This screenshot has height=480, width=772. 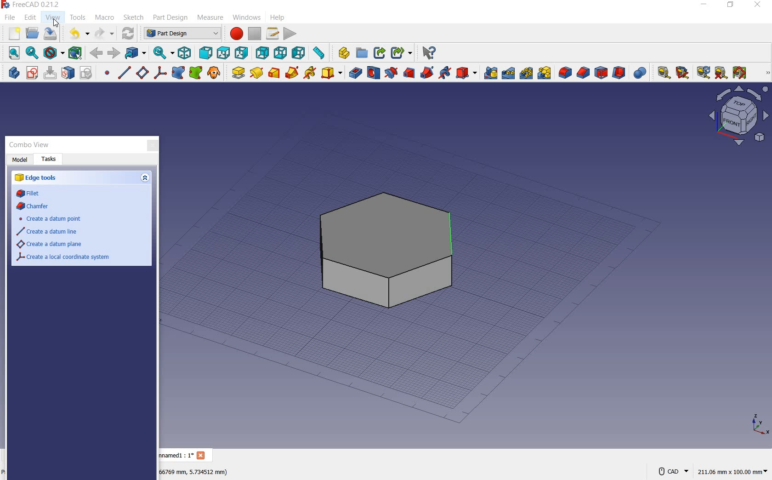 What do you see at coordinates (104, 33) in the screenshot?
I see `redo` at bounding box center [104, 33].